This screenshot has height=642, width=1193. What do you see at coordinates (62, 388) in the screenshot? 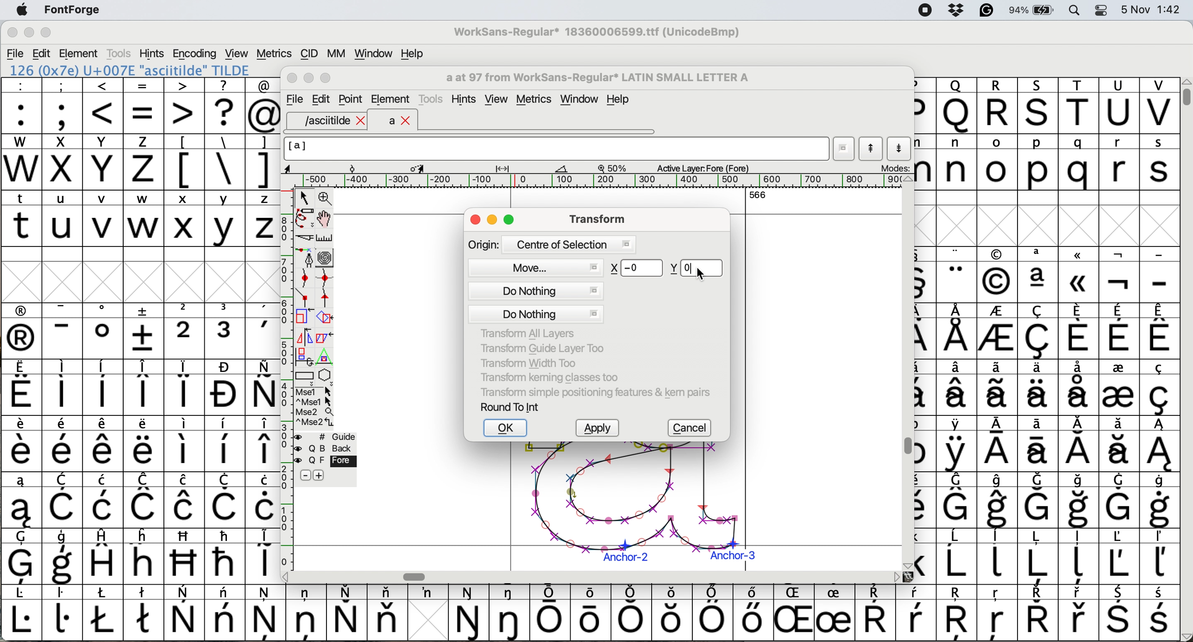
I see `symbol` at bounding box center [62, 388].